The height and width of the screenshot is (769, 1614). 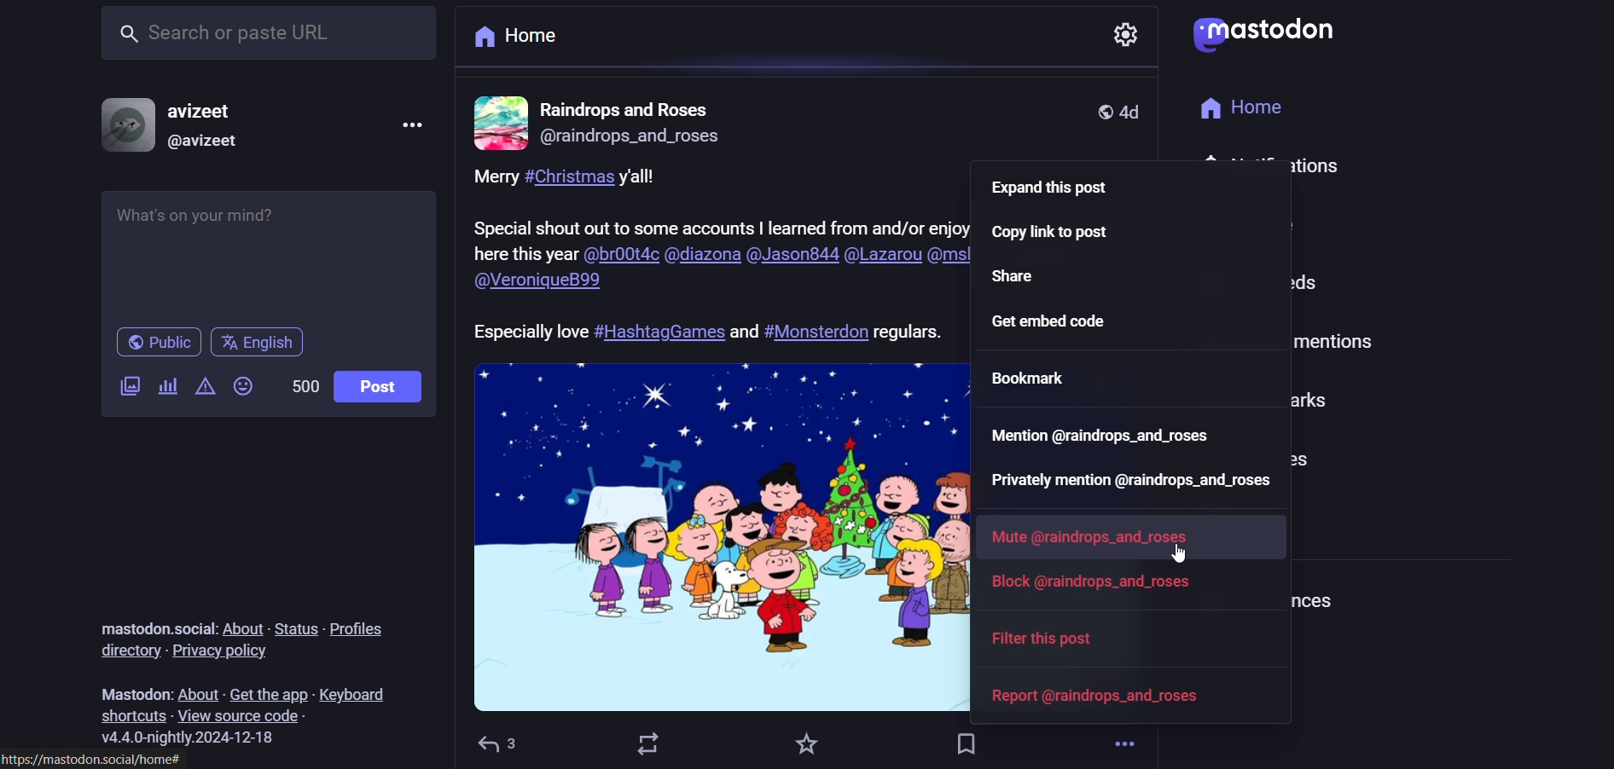 What do you see at coordinates (96, 760) in the screenshot?
I see `https://mastodon.social/home` at bounding box center [96, 760].